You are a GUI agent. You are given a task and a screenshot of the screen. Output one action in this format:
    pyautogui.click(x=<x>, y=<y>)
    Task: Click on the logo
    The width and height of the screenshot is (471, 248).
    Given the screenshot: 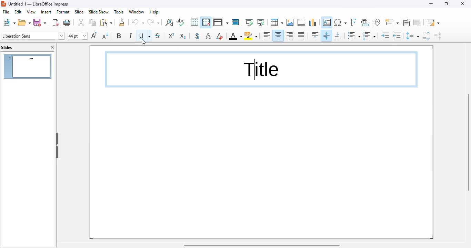 What is the action you would take?
    pyautogui.click(x=3, y=4)
    